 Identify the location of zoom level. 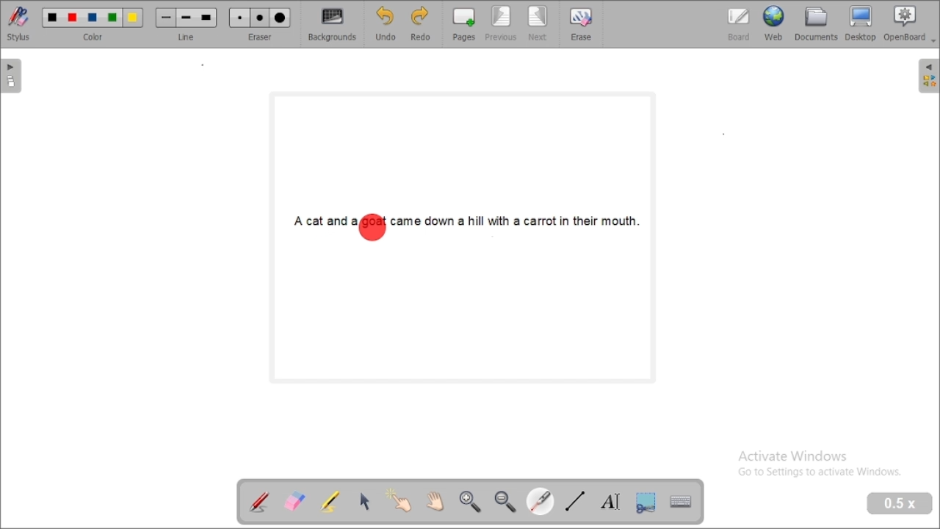
(900, 504).